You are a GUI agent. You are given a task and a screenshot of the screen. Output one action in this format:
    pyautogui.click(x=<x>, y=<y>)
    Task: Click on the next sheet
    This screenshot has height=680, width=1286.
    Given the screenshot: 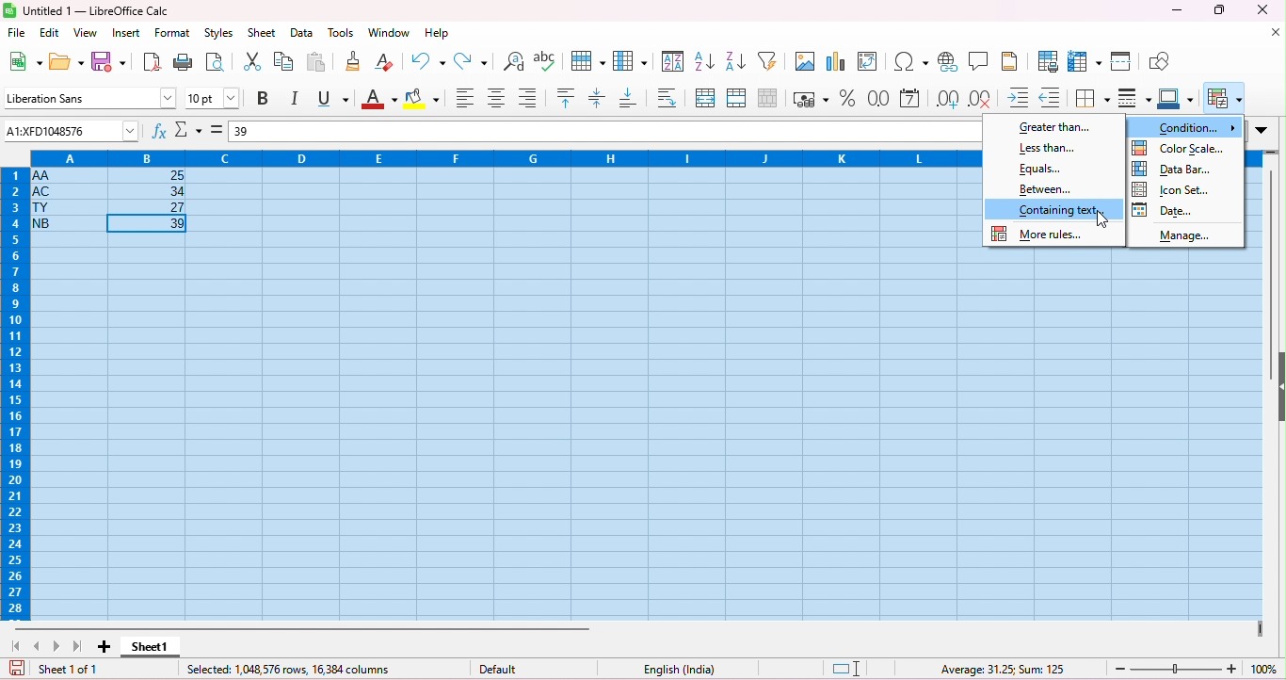 What is the action you would take?
    pyautogui.click(x=59, y=646)
    